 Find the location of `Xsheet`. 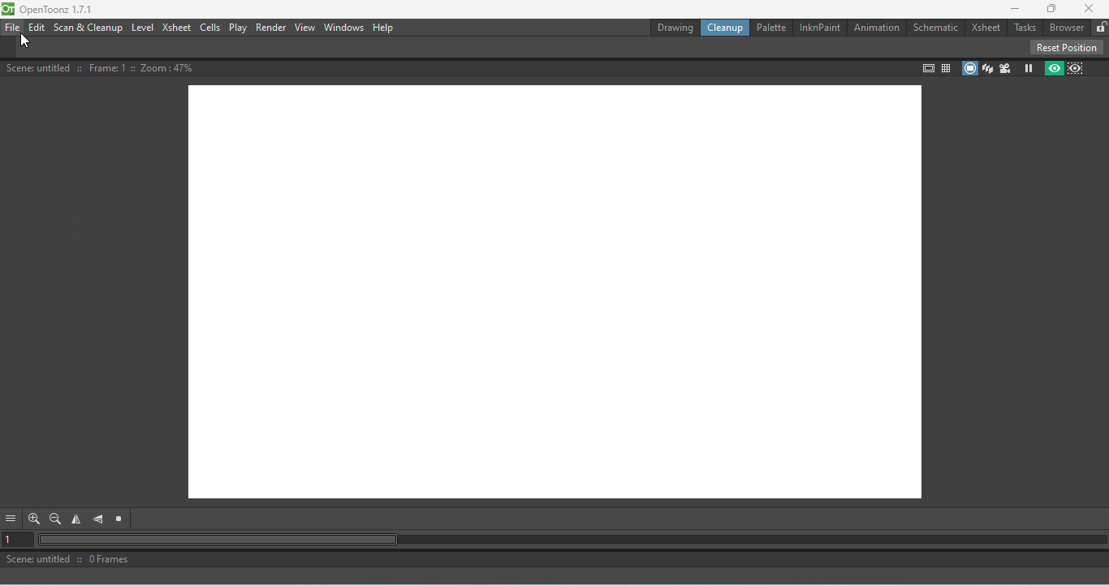

Xsheet is located at coordinates (985, 26).